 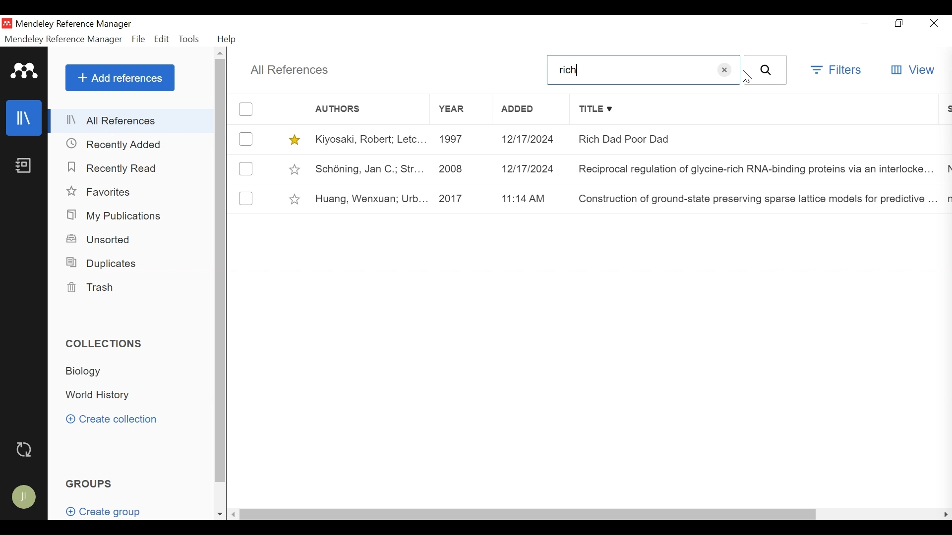 What do you see at coordinates (221, 53) in the screenshot?
I see `Scroll up` at bounding box center [221, 53].